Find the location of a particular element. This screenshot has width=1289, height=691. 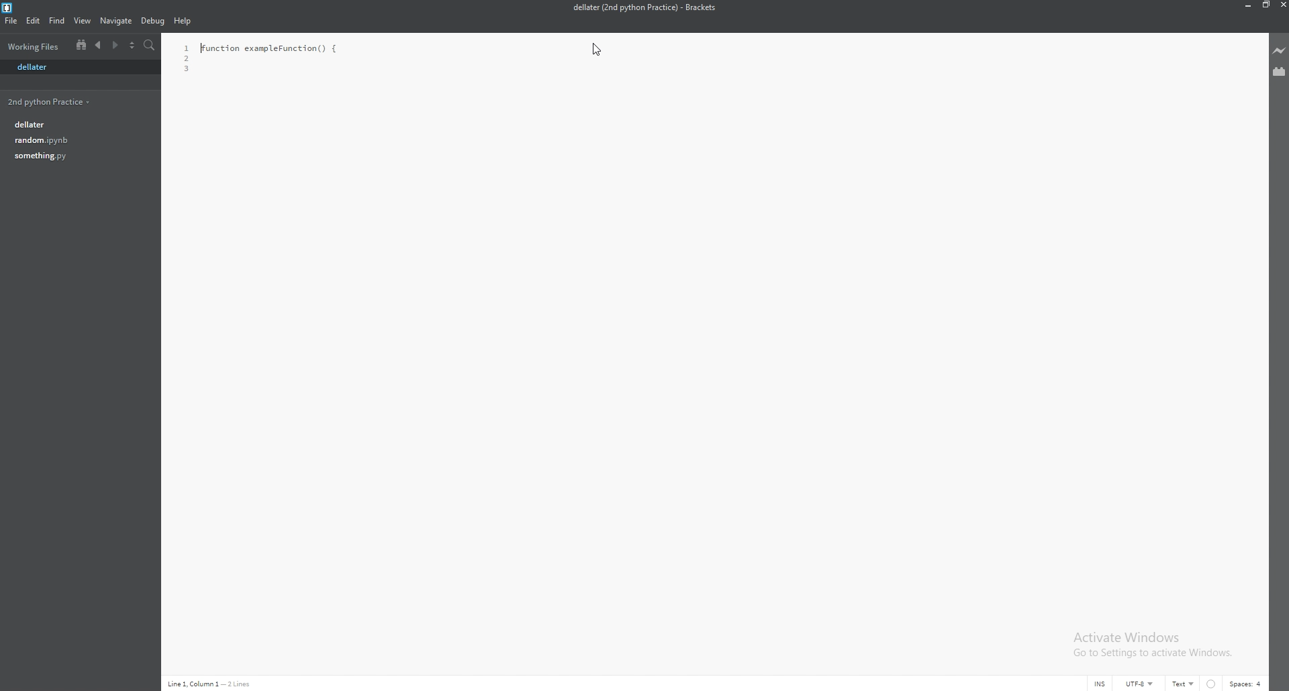

INS is located at coordinates (1098, 684).